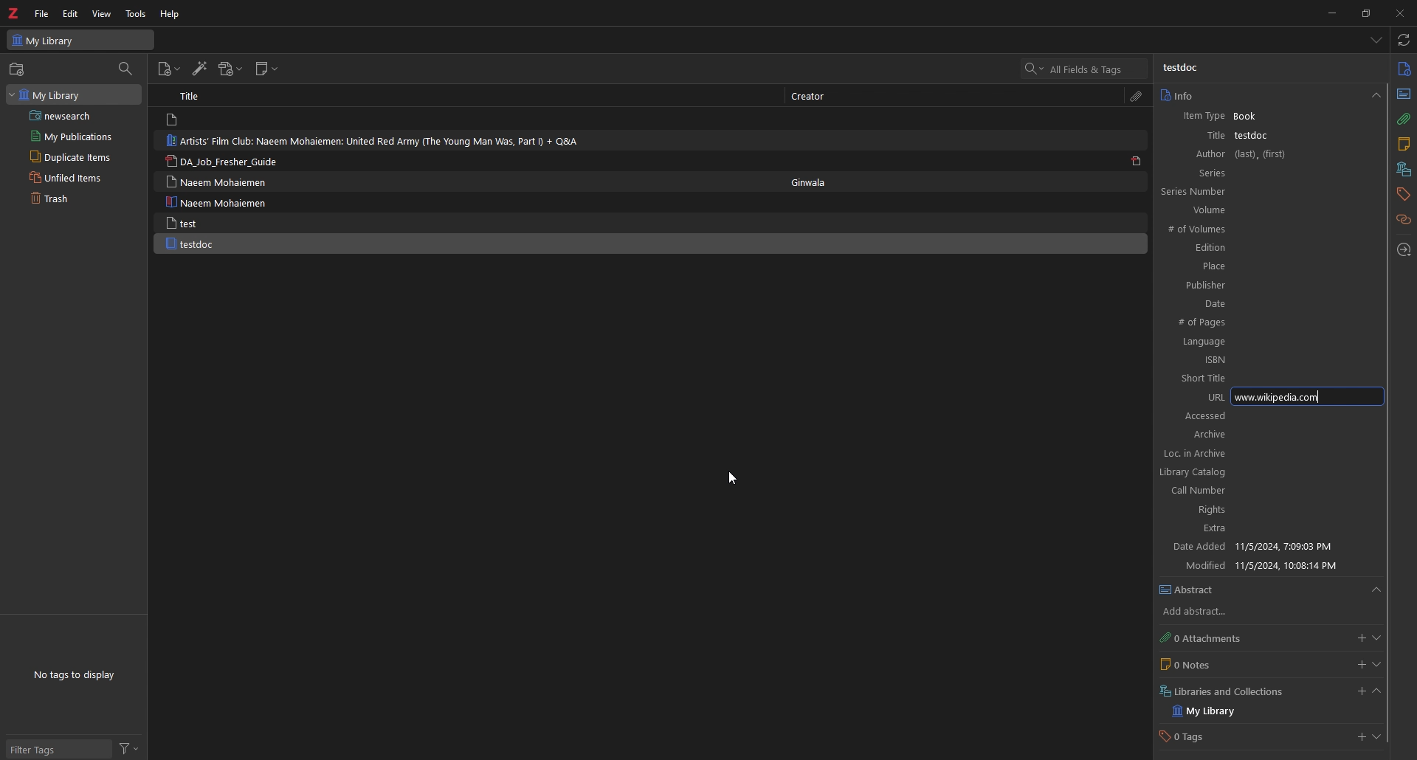 Image resolution: width=1417 pixels, height=760 pixels. Describe the element at coordinates (126, 69) in the screenshot. I see `filter items` at that location.